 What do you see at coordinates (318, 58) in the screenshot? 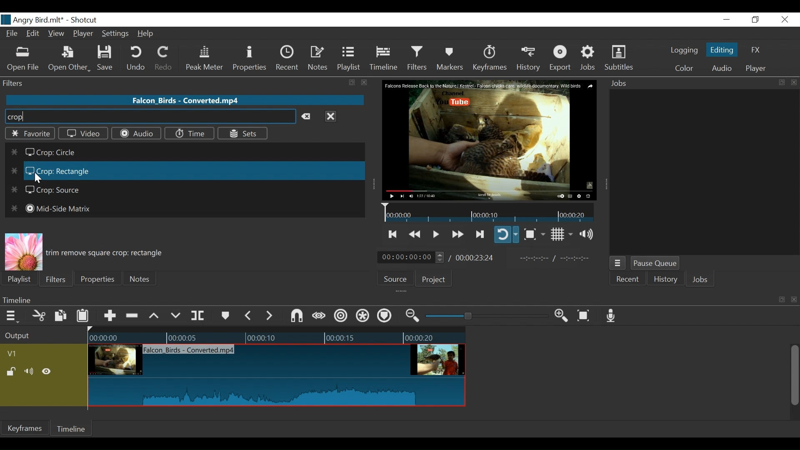
I see `Notes` at bounding box center [318, 58].